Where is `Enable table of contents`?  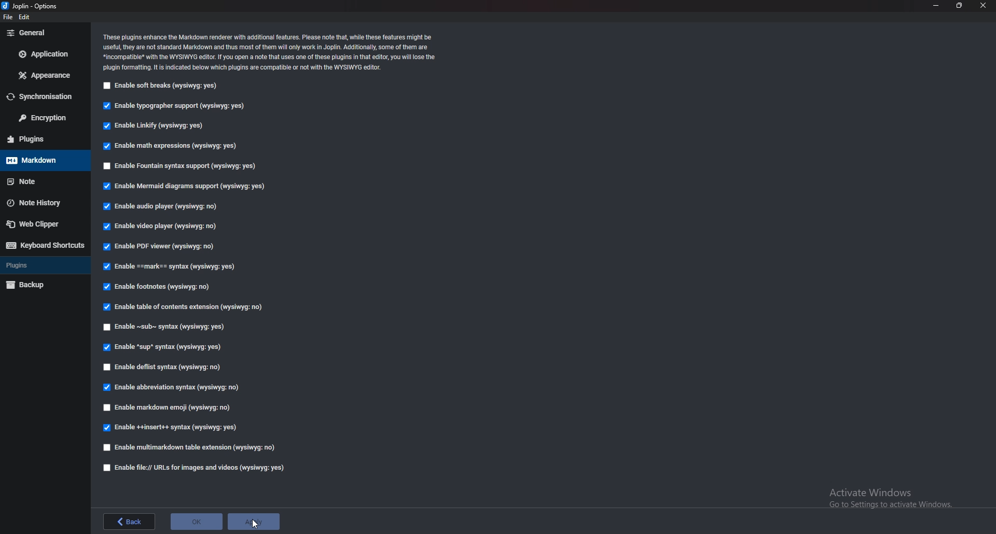 Enable table of contents is located at coordinates (187, 305).